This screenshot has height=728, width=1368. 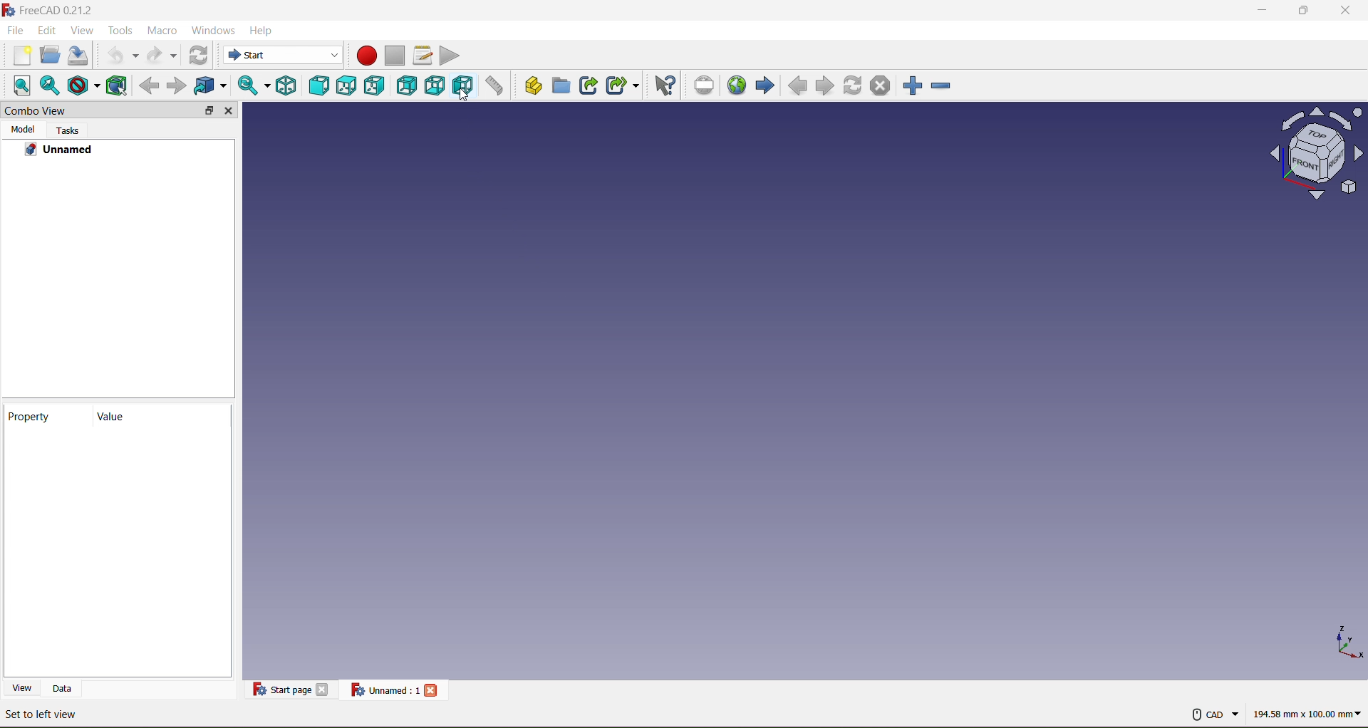 What do you see at coordinates (121, 29) in the screenshot?
I see `Tools` at bounding box center [121, 29].